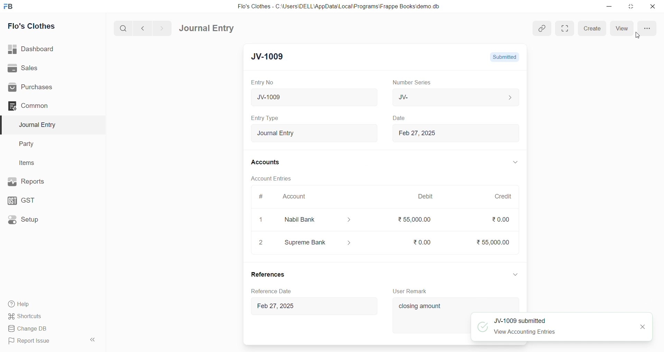 The width and height of the screenshot is (664, 352). Describe the element at coordinates (266, 163) in the screenshot. I see `Accounts` at that location.